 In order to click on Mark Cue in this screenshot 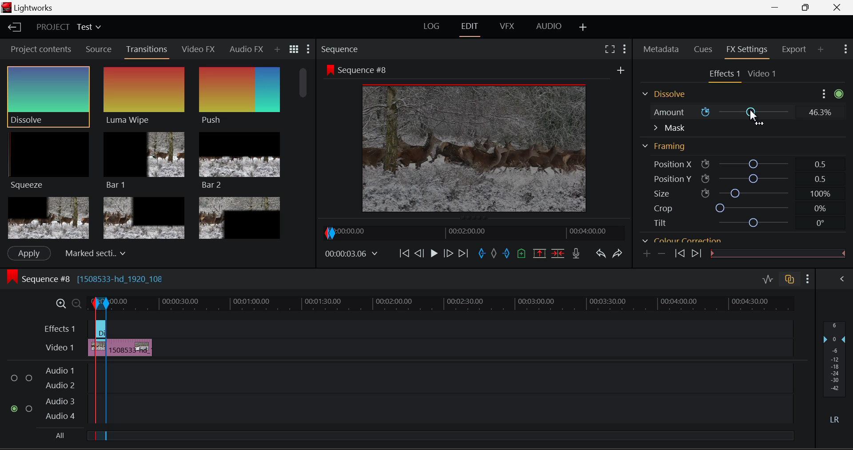, I will do `click(521, 254)`.